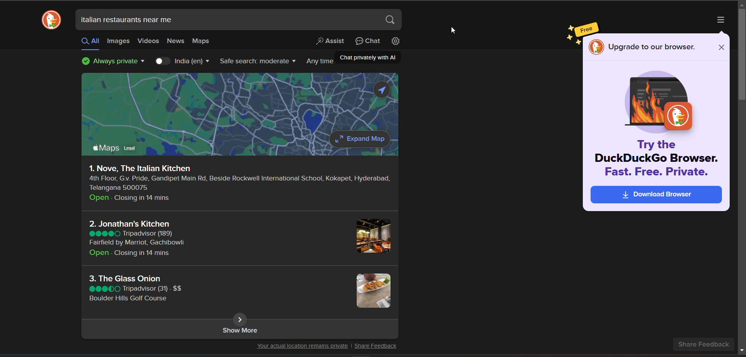 The image size is (746, 357). Describe the element at coordinates (192, 61) in the screenshot. I see `country options` at that location.